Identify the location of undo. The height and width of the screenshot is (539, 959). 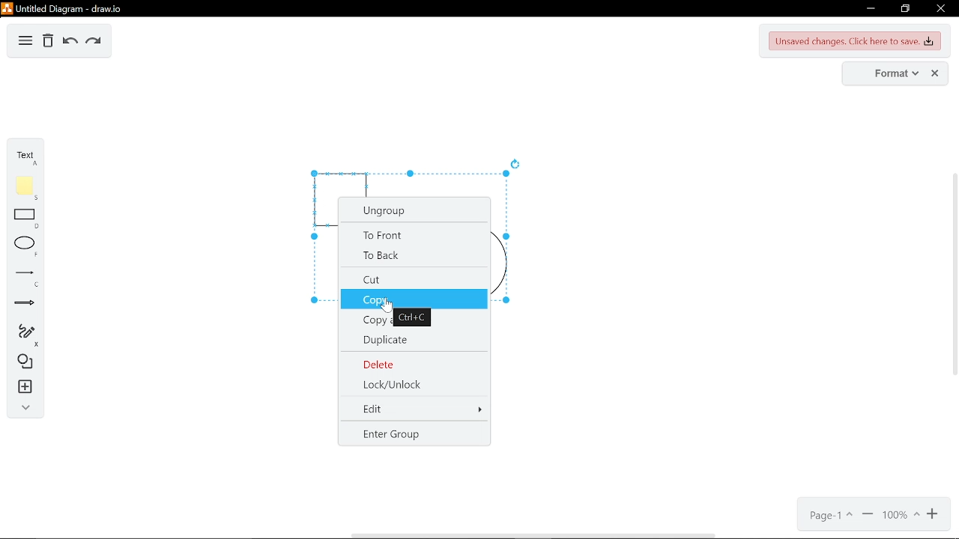
(68, 42).